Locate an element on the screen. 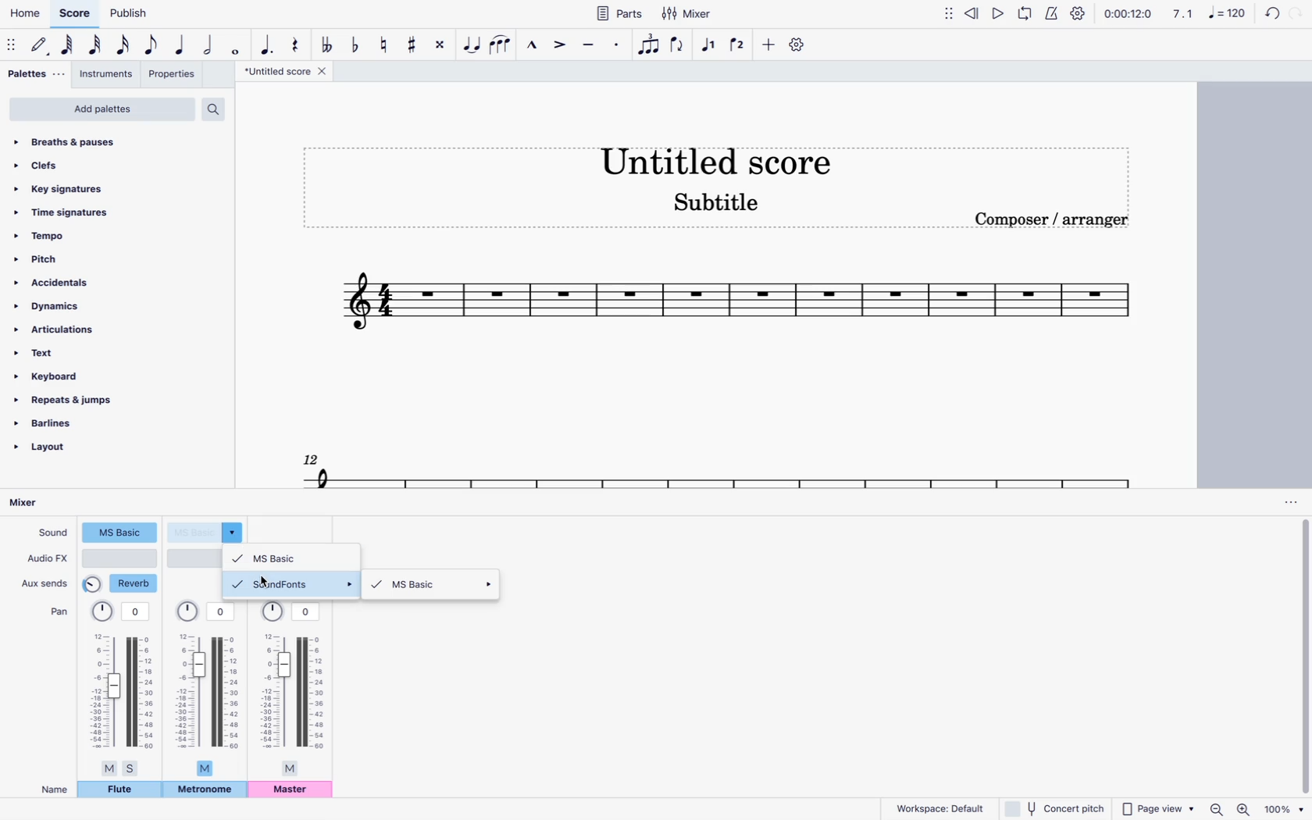  clefs is located at coordinates (108, 163).